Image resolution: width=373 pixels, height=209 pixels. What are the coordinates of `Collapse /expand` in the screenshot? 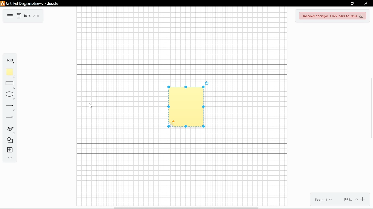 It's located at (10, 158).